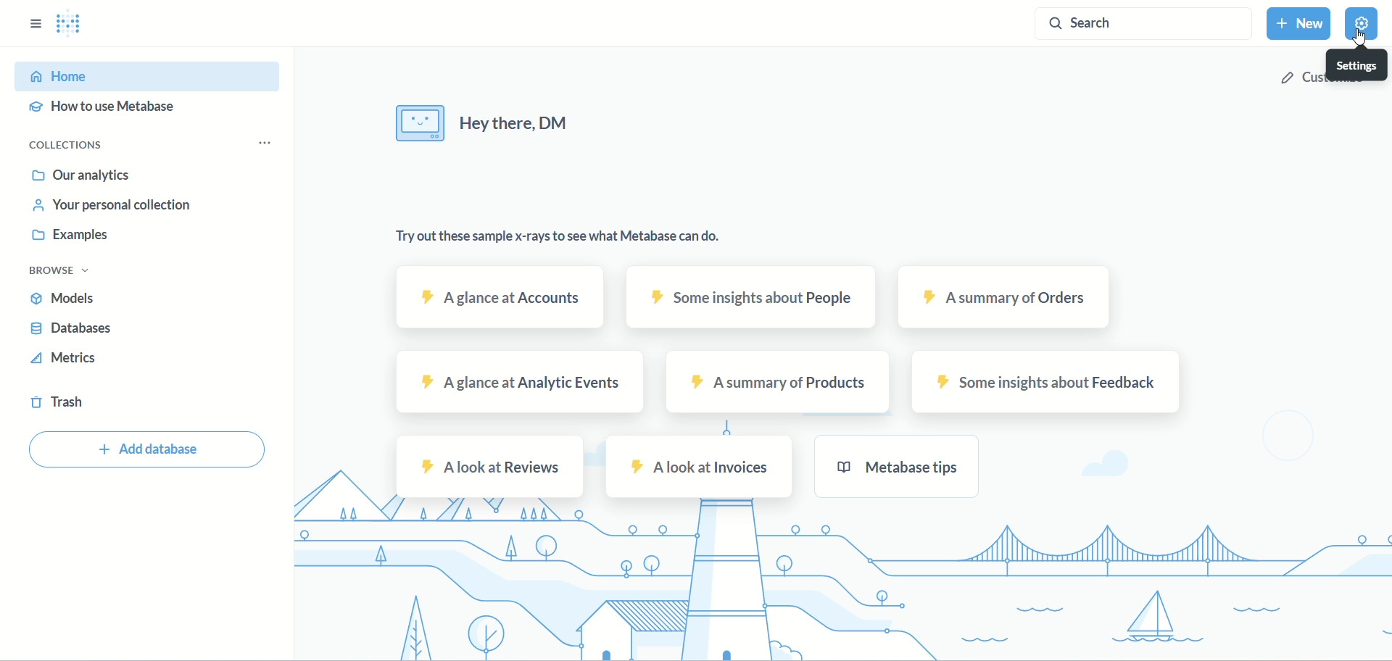 Image resolution: width=1392 pixels, height=661 pixels. I want to click on metabase tips, so click(898, 468).